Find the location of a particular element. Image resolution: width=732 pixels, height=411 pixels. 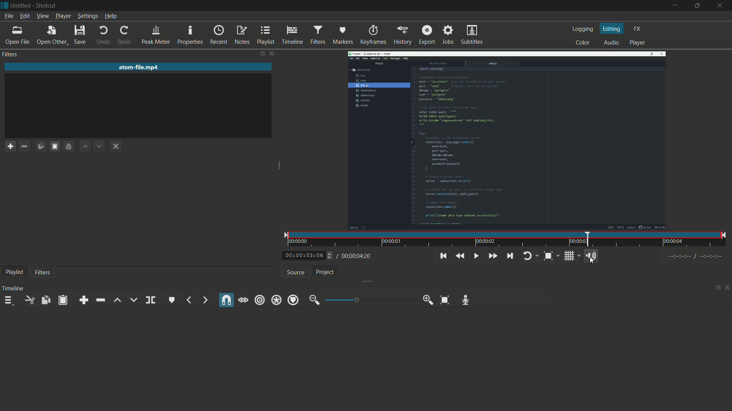

undo is located at coordinates (102, 35).